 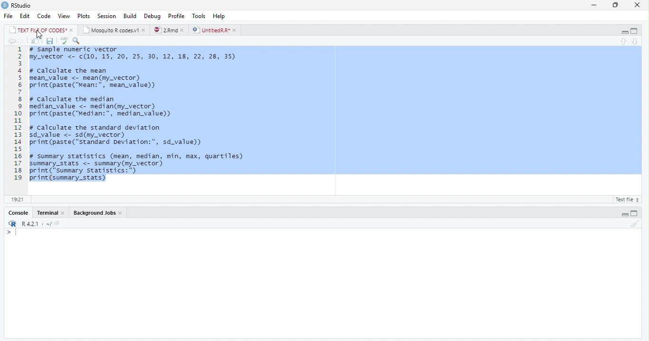 What do you see at coordinates (44, 16) in the screenshot?
I see `code` at bounding box center [44, 16].